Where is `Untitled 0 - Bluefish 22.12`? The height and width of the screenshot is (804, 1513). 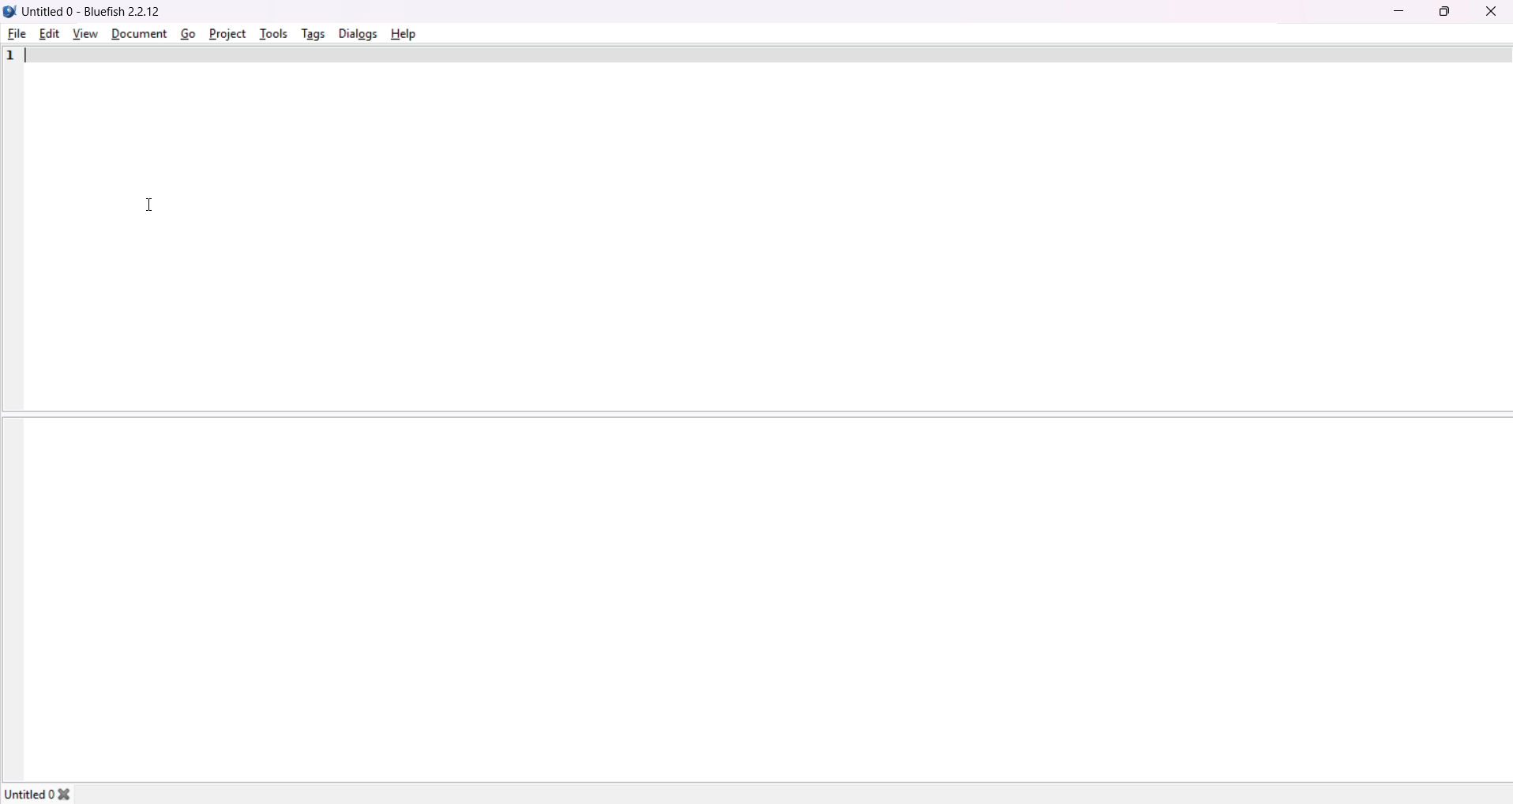 Untitled 0 - Bluefish 22.12 is located at coordinates (99, 11).